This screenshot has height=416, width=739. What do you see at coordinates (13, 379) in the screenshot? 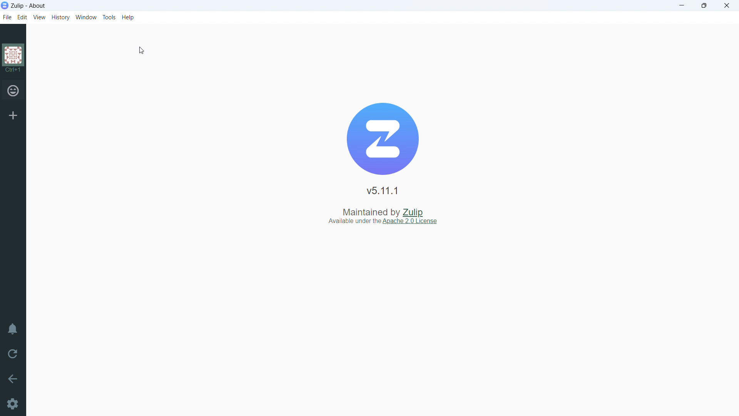
I see `go back` at bounding box center [13, 379].